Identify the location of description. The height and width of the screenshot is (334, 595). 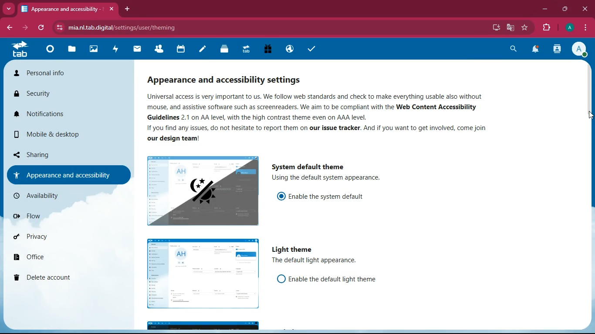
(316, 117).